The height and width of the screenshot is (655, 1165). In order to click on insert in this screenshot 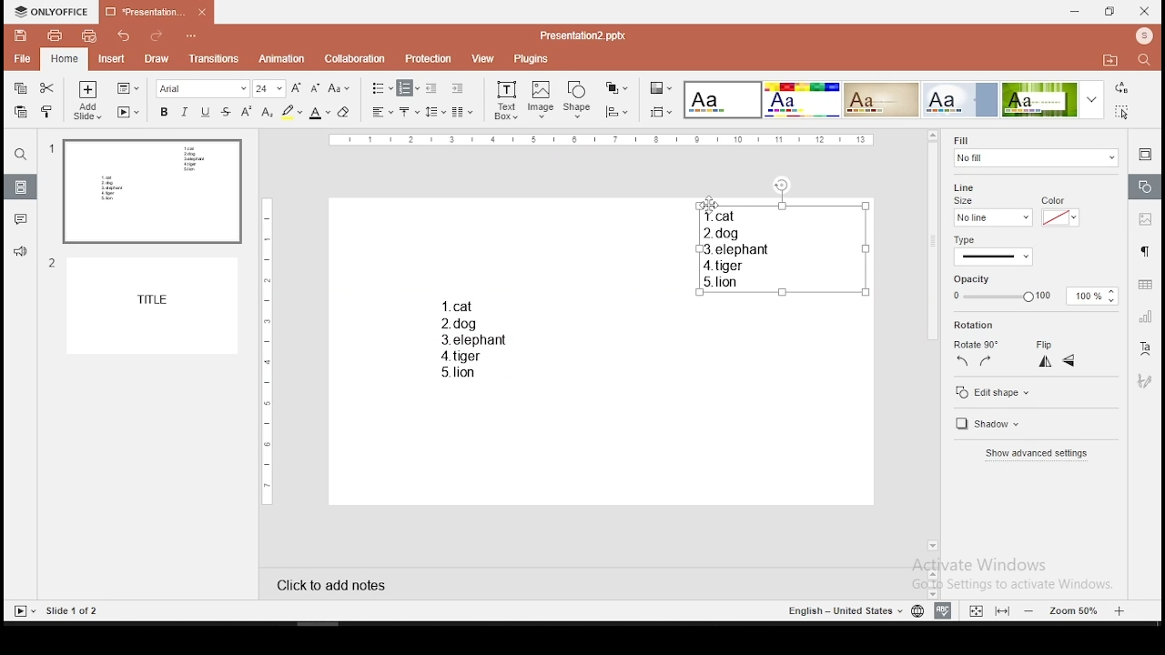, I will do `click(110, 58)`.